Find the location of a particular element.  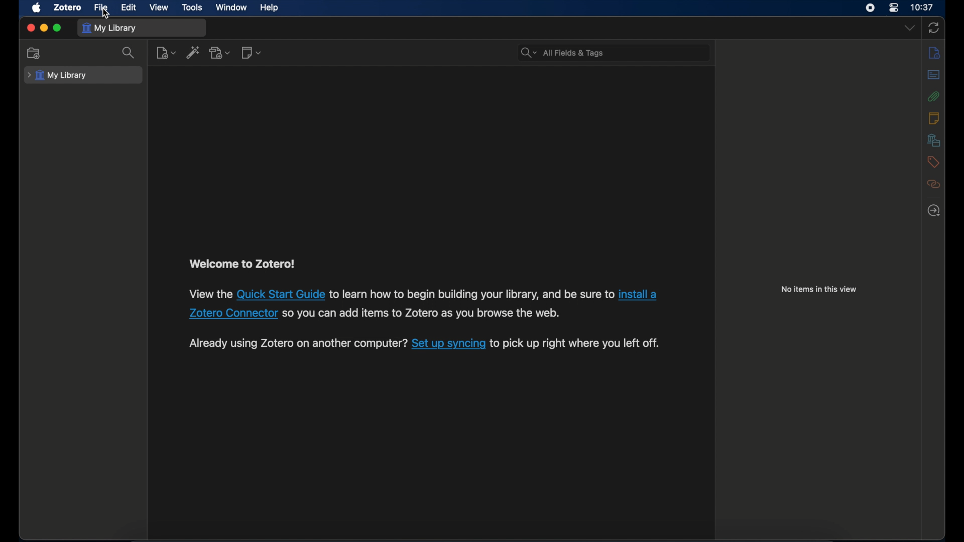

add item  by identifier is located at coordinates (193, 54).